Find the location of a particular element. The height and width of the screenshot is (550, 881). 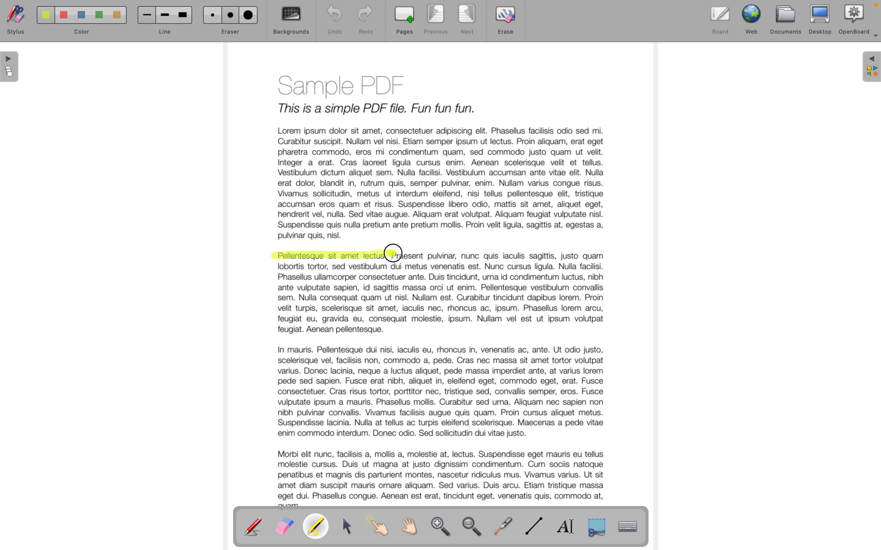

display virtual keyboard is located at coordinates (635, 526).